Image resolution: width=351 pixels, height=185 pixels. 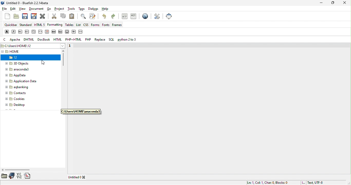 I want to click on save, so click(x=25, y=17).